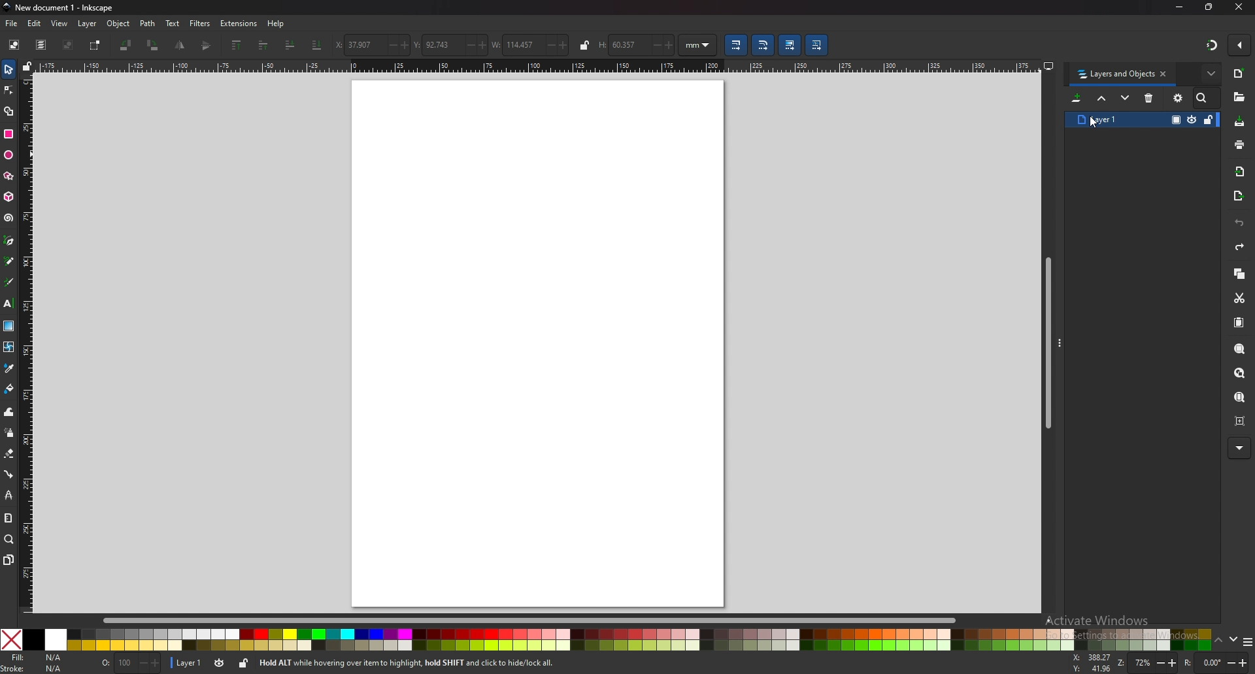 This screenshot has width=1255, height=674. I want to click on undo, so click(1239, 224).